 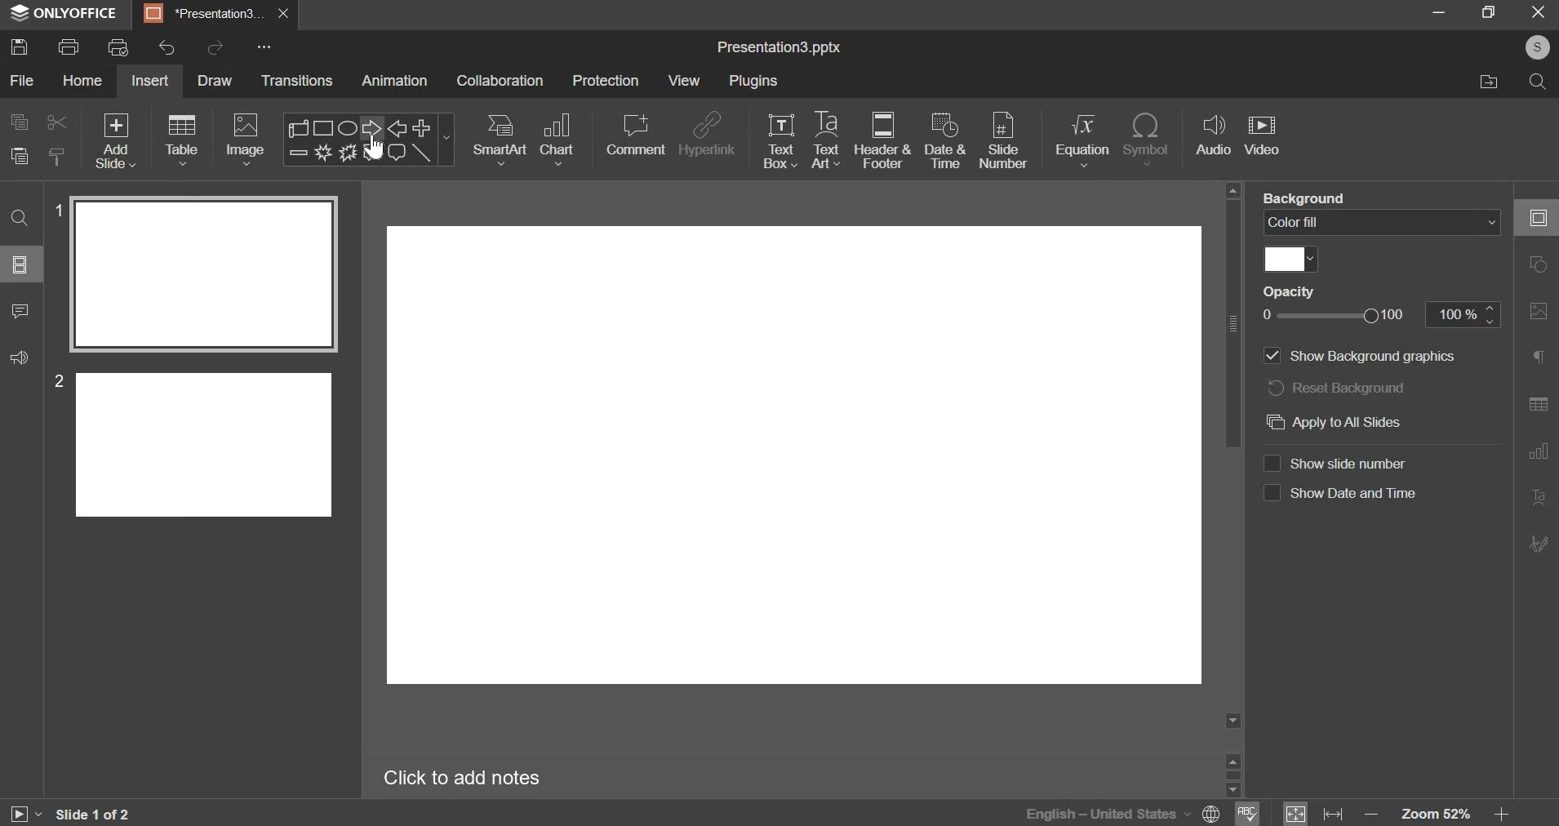 I want to click on Presentation3, so click(x=201, y=16).